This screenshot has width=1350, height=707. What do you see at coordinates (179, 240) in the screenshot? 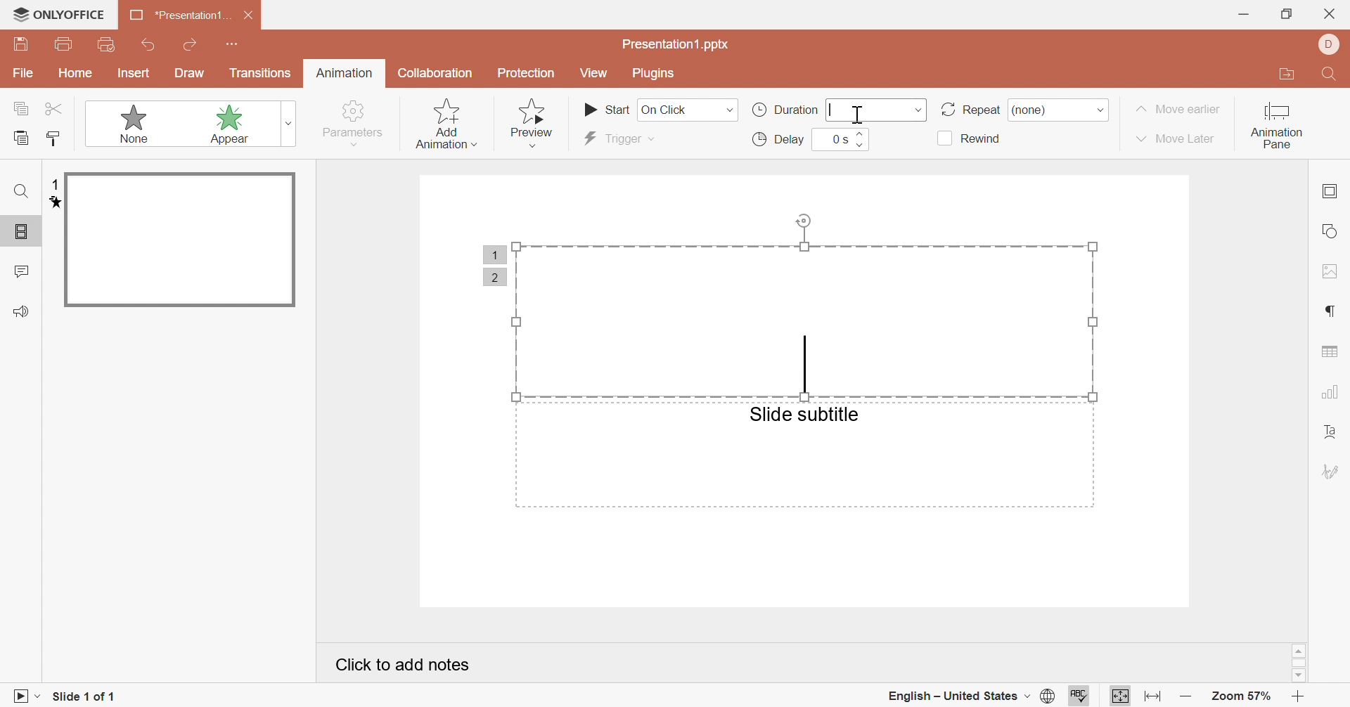
I see `slide` at bounding box center [179, 240].